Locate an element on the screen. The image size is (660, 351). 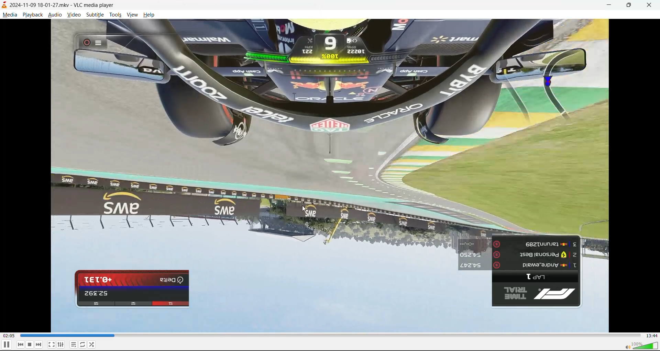
maximize is located at coordinates (632, 5).